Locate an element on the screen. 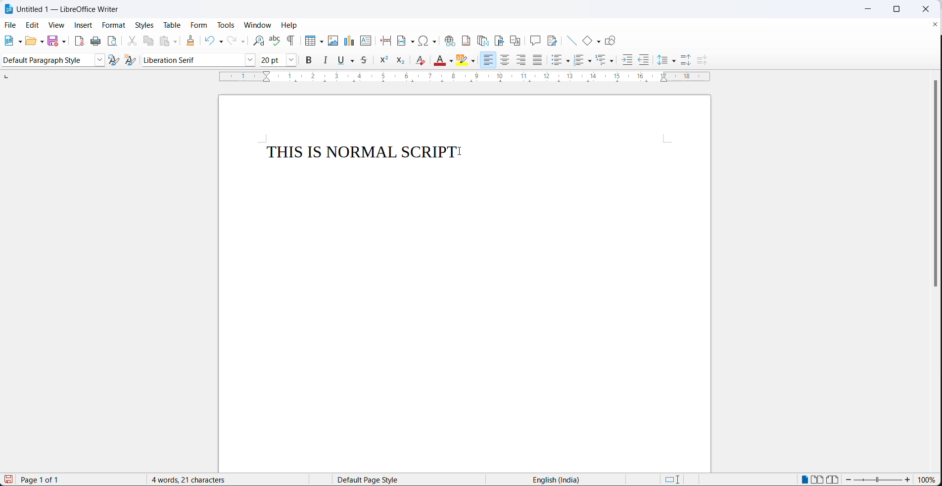 The image size is (942, 486). insert hyperlink is located at coordinates (449, 40).